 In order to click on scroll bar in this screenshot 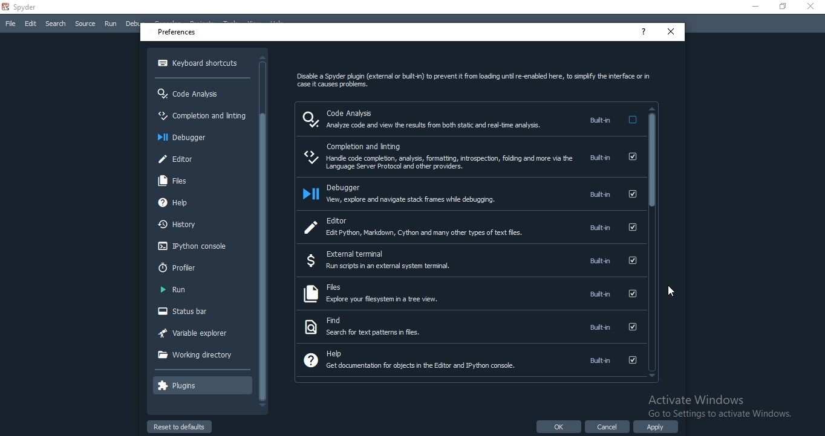, I will do `click(652, 242)`.